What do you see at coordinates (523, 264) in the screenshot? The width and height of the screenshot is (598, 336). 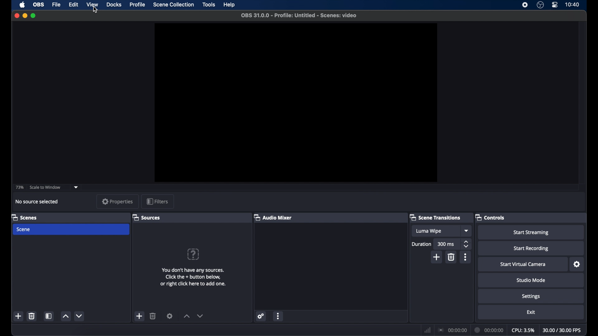 I see `start virtual camera` at bounding box center [523, 264].